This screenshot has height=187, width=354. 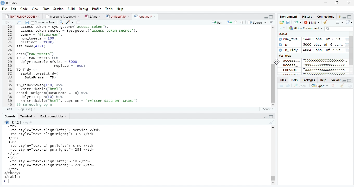 I want to click on Run, so click(x=217, y=22).